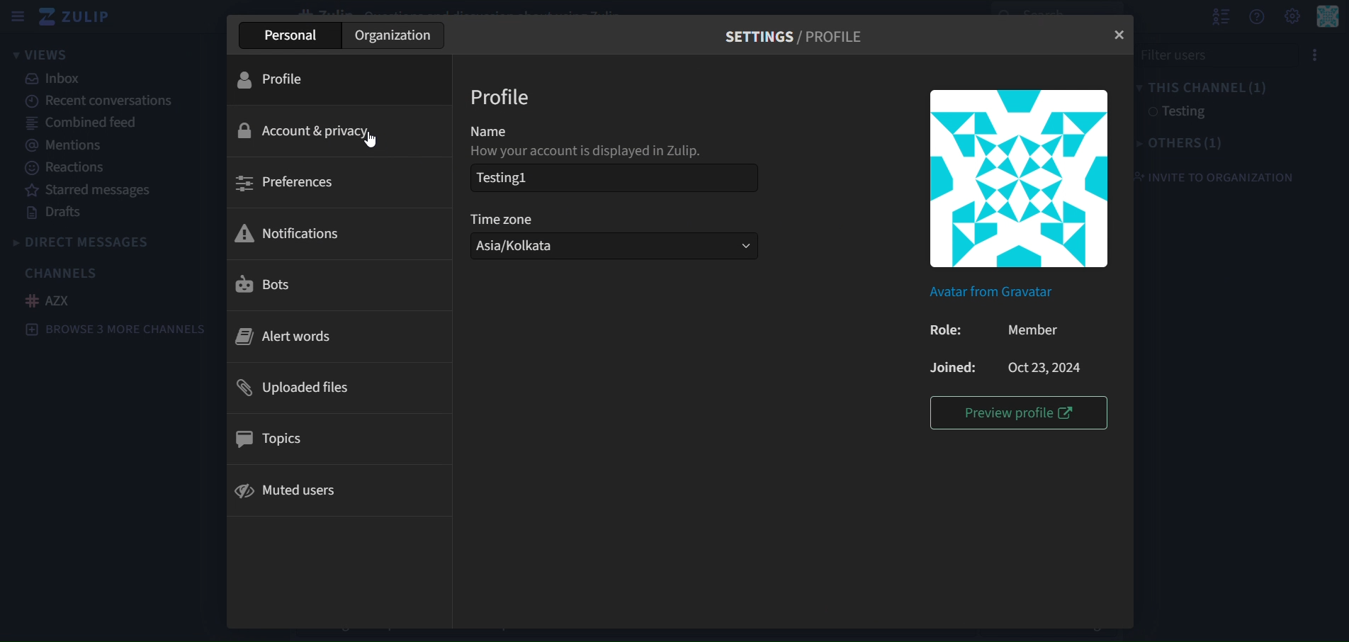  I want to click on get help, so click(1257, 18).